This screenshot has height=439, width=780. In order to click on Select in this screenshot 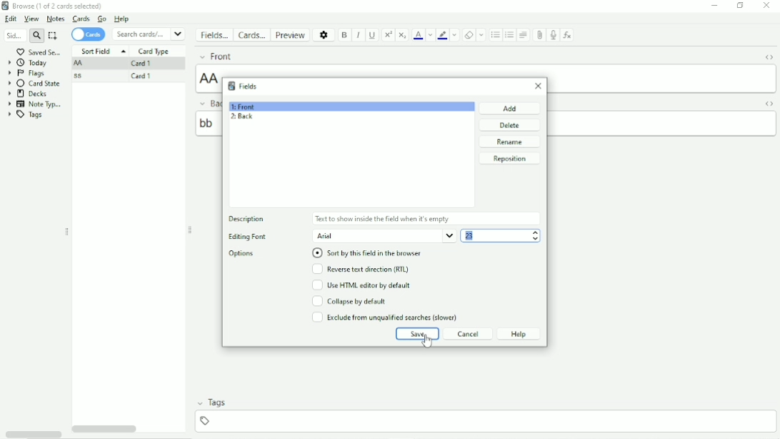, I will do `click(54, 36)`.